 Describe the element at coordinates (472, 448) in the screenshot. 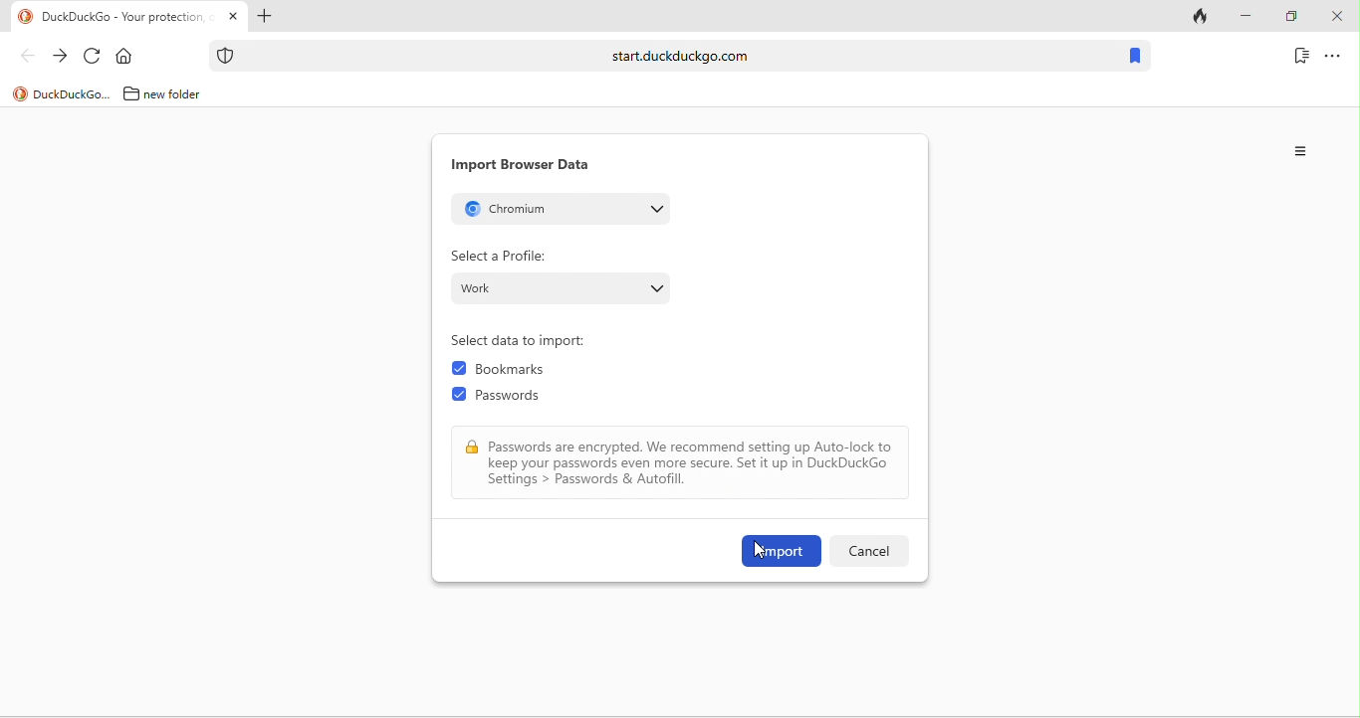

I see `Lock icon` at that location.